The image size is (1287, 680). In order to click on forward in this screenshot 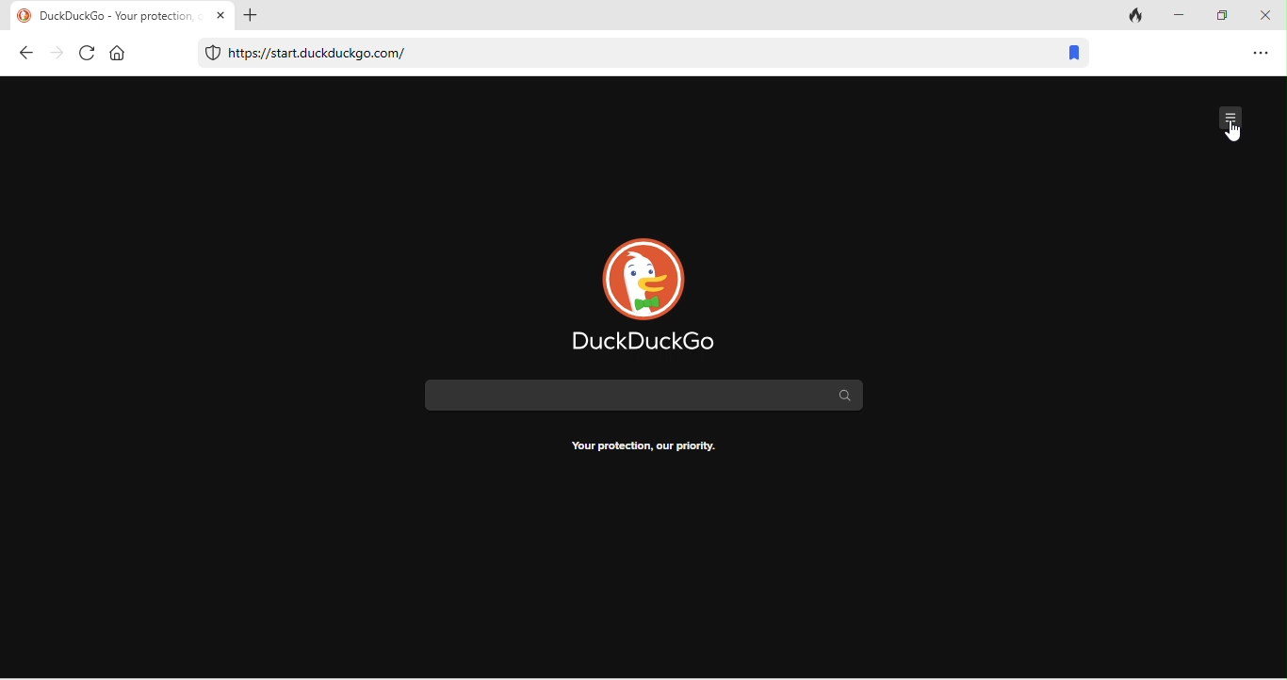, I will do `click(57, 54)`.